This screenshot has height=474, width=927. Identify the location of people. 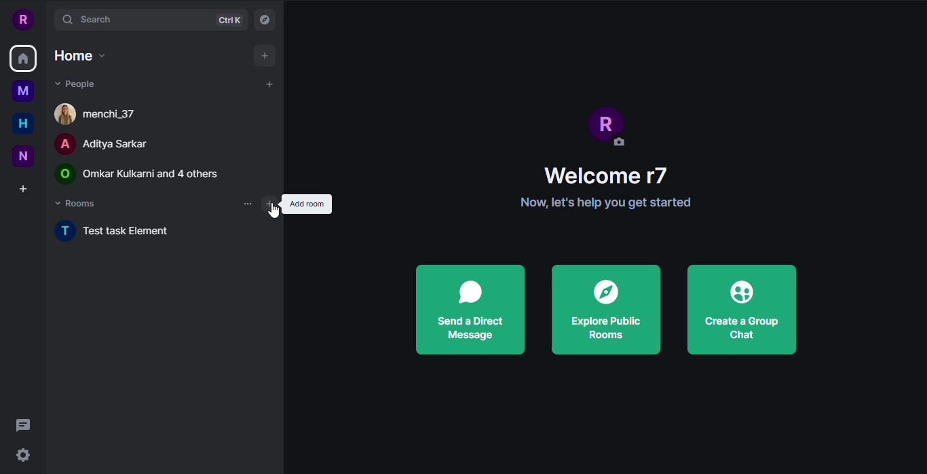
(140, 173).